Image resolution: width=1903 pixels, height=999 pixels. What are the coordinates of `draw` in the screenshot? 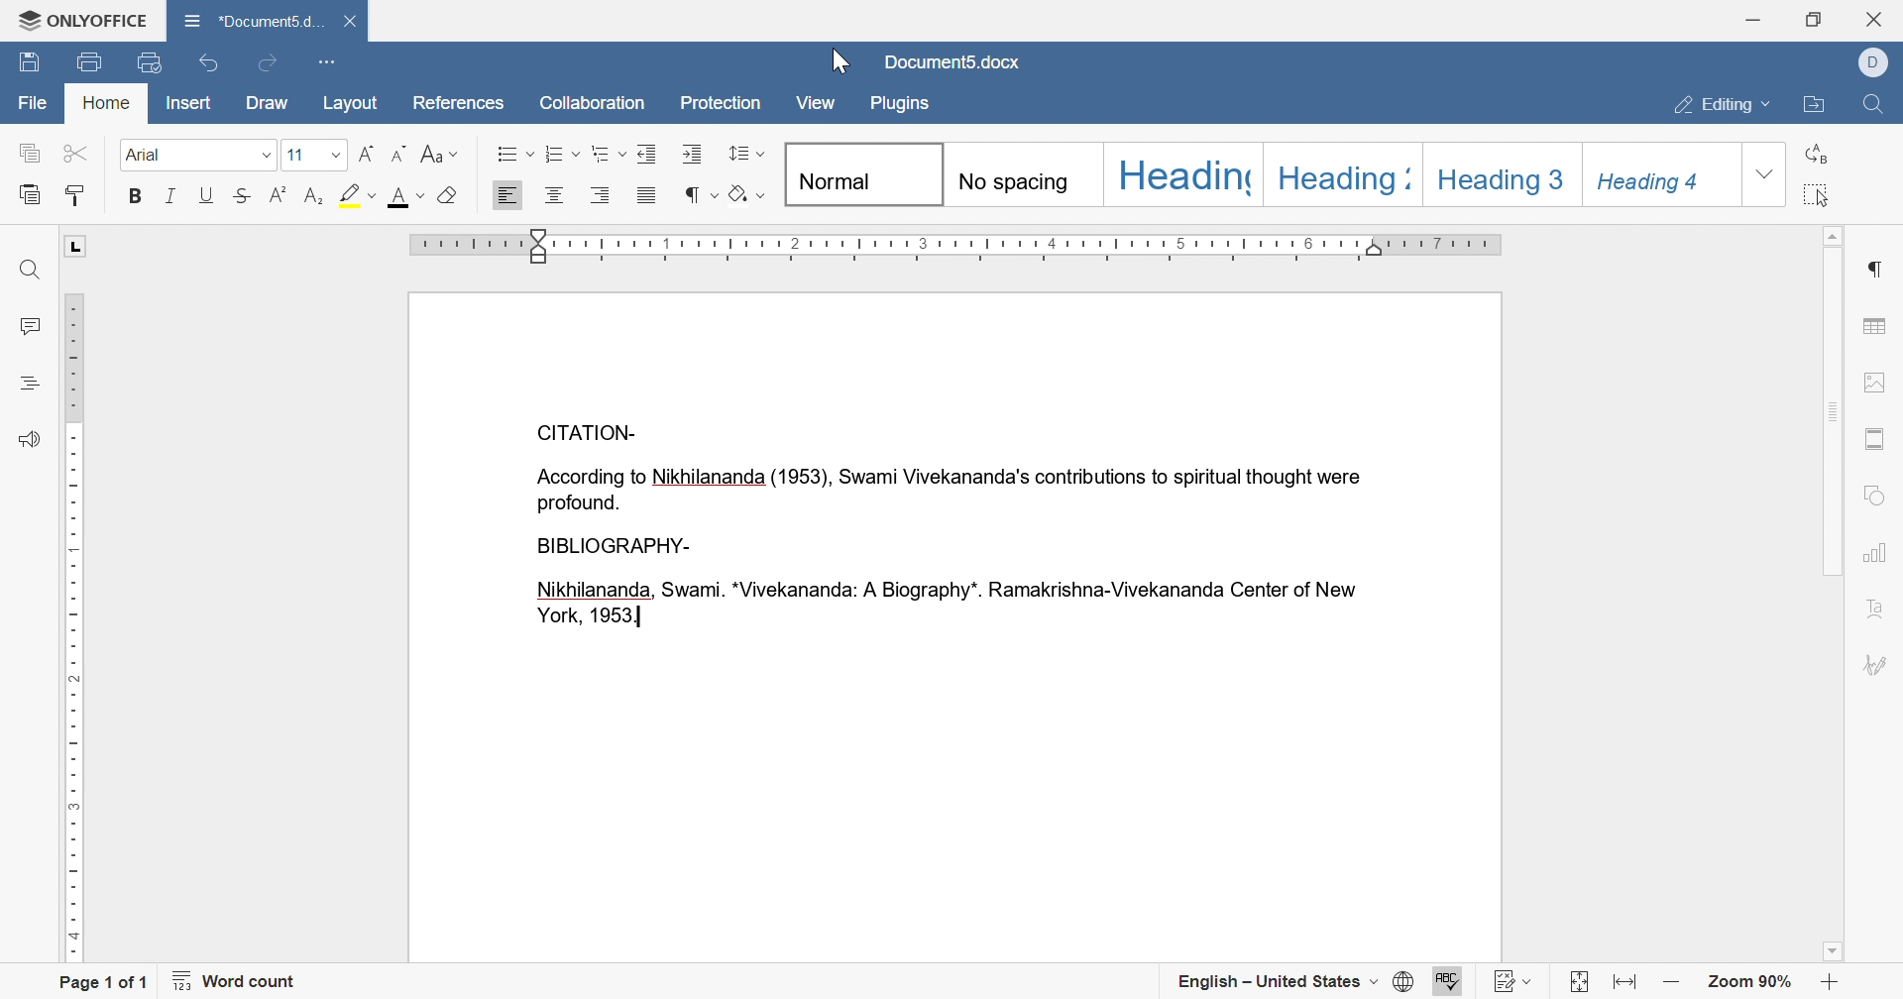 It's located at (266, 101).